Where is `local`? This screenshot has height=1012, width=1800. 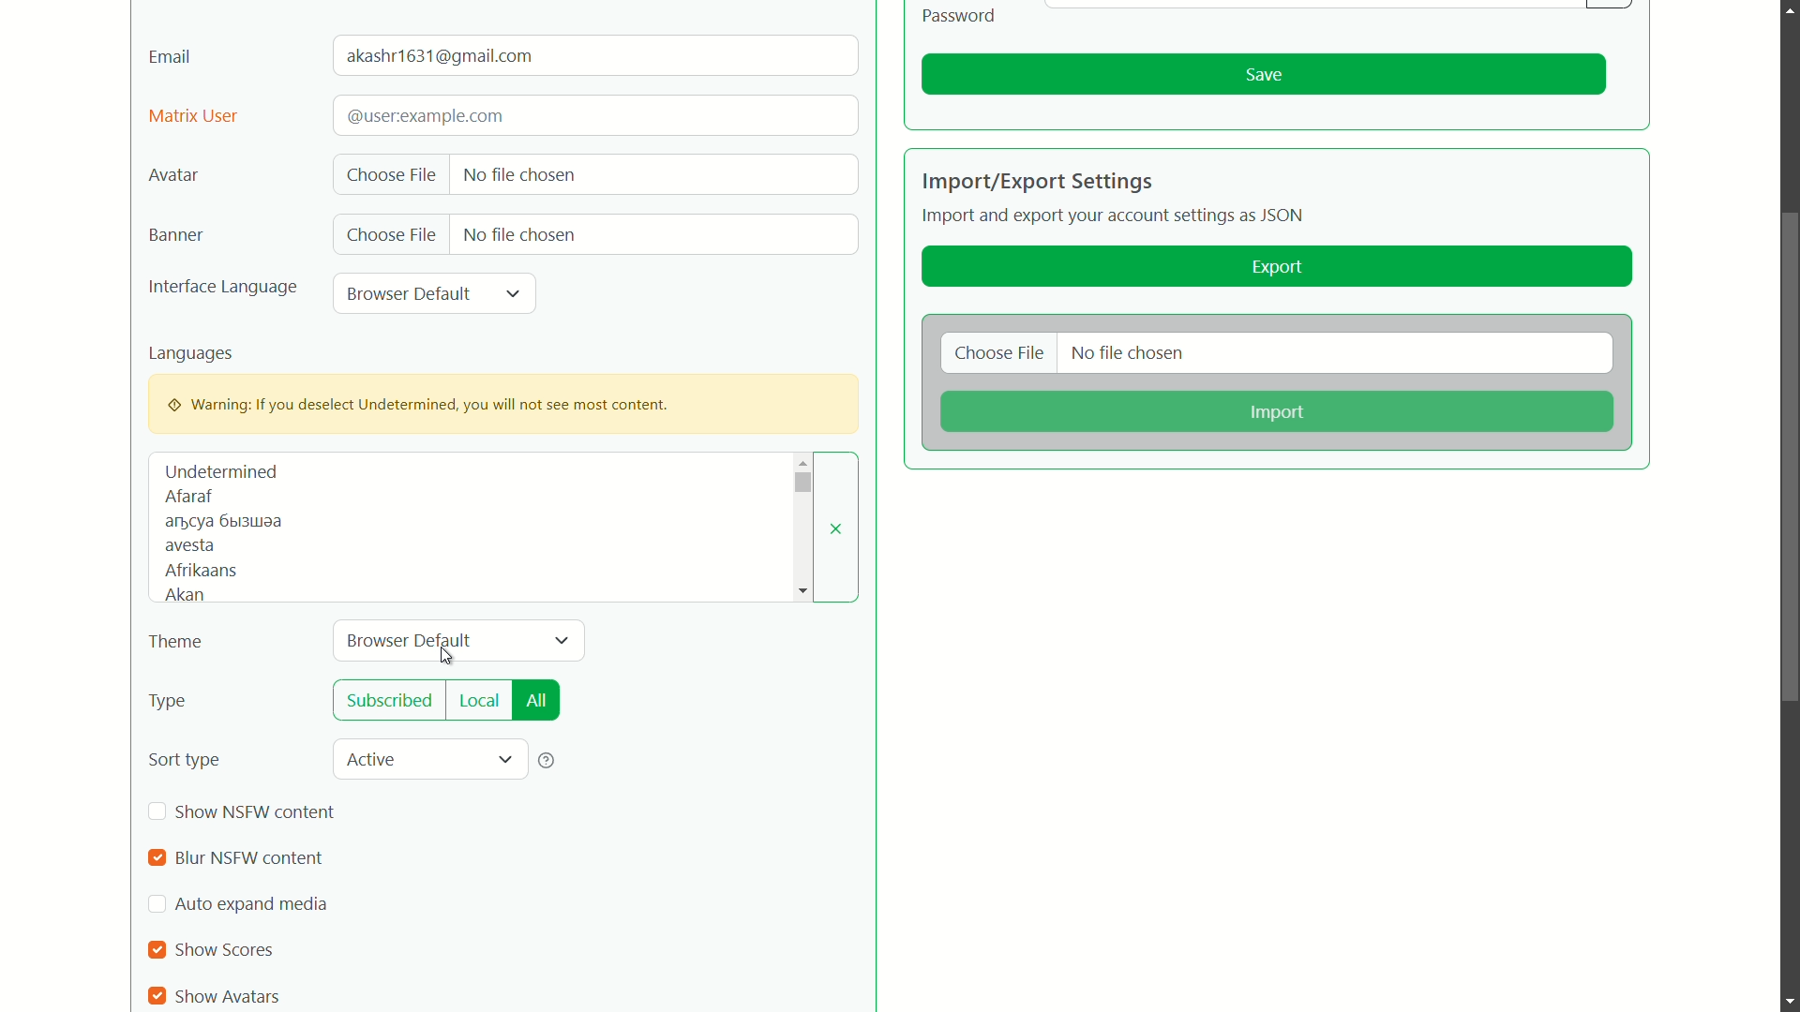
local is located at coordinates (479, 700).